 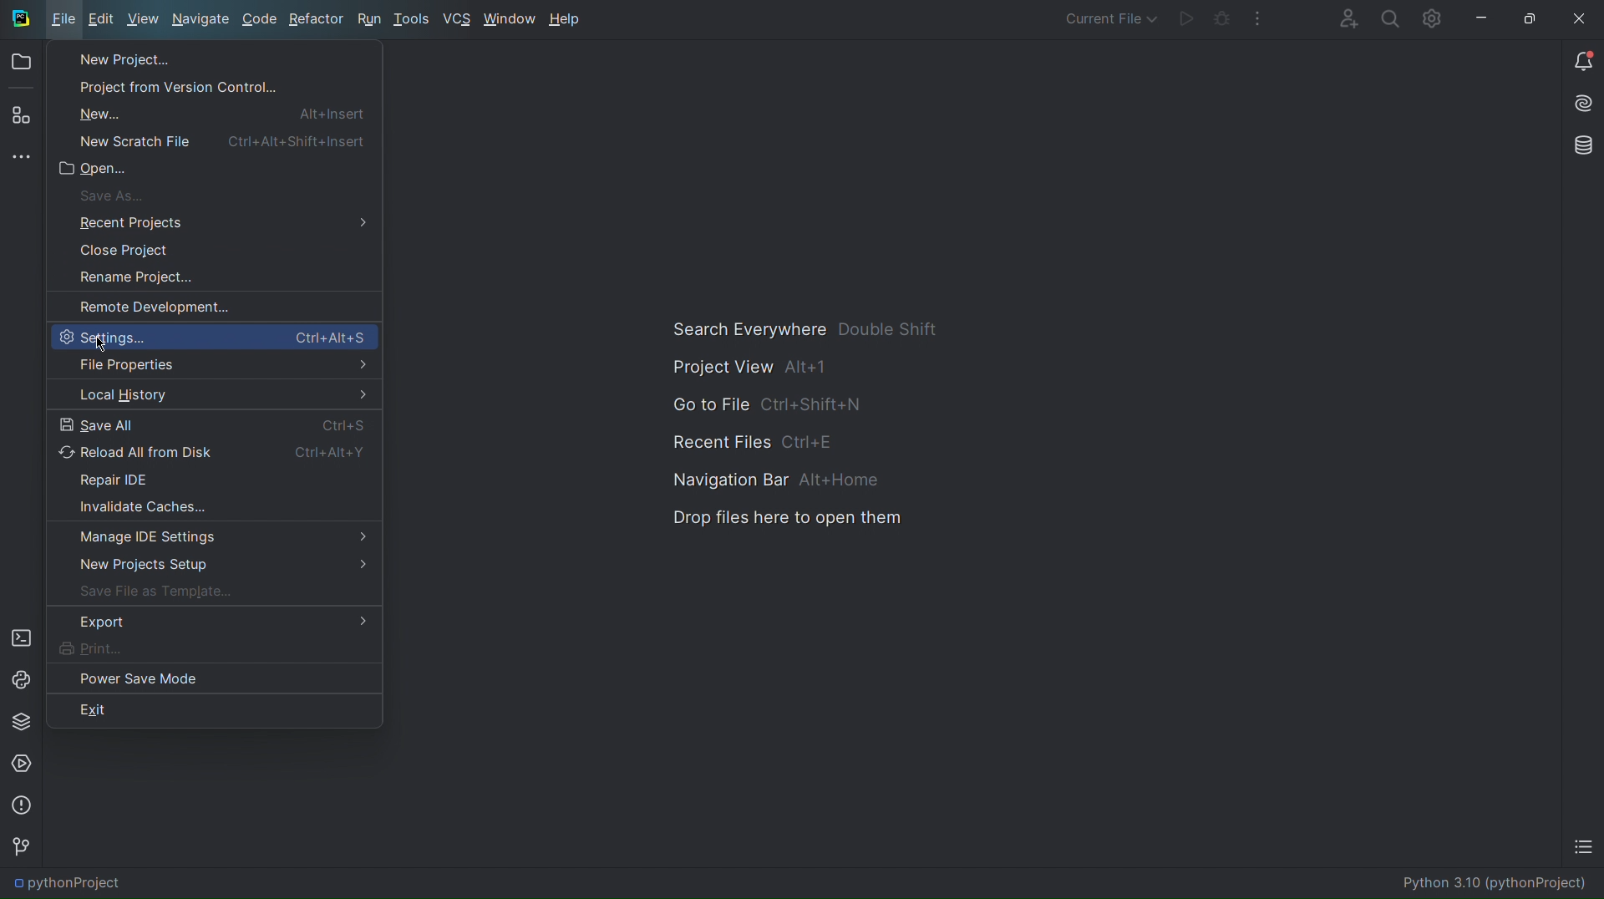 I want to click on New, so click(x=214, y=113).